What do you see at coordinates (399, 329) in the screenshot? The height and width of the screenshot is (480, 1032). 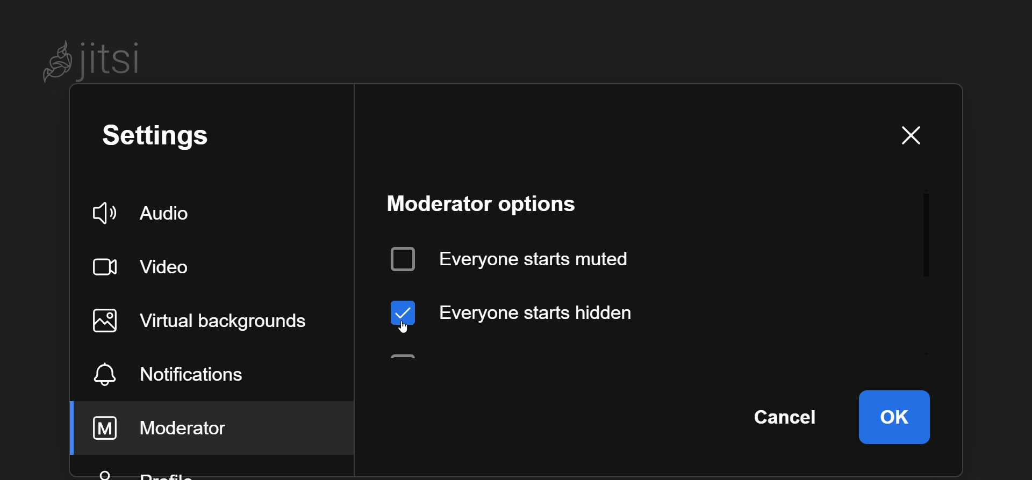 I see `cursor` at bounding box center [399, 329].